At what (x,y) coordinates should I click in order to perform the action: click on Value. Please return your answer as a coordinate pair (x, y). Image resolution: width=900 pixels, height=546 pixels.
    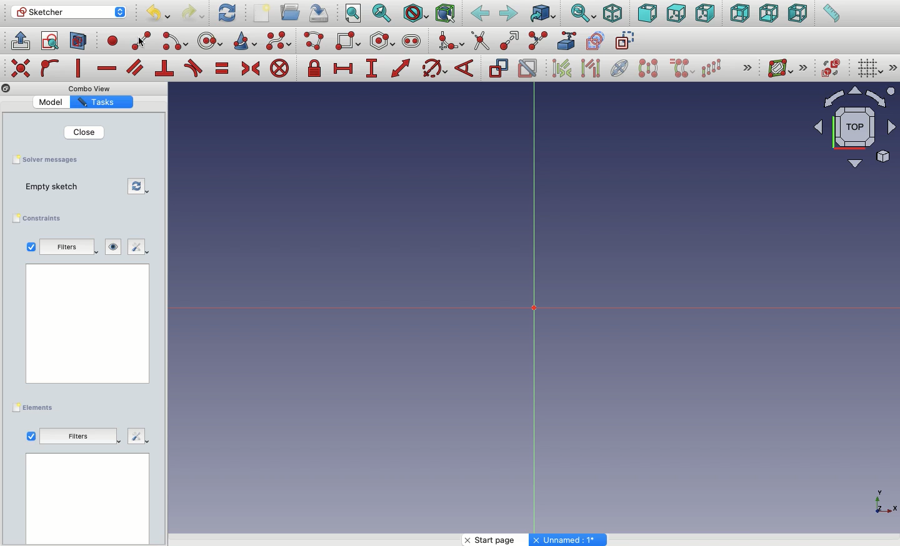
    Looking at the image, I should click on (51, 102).